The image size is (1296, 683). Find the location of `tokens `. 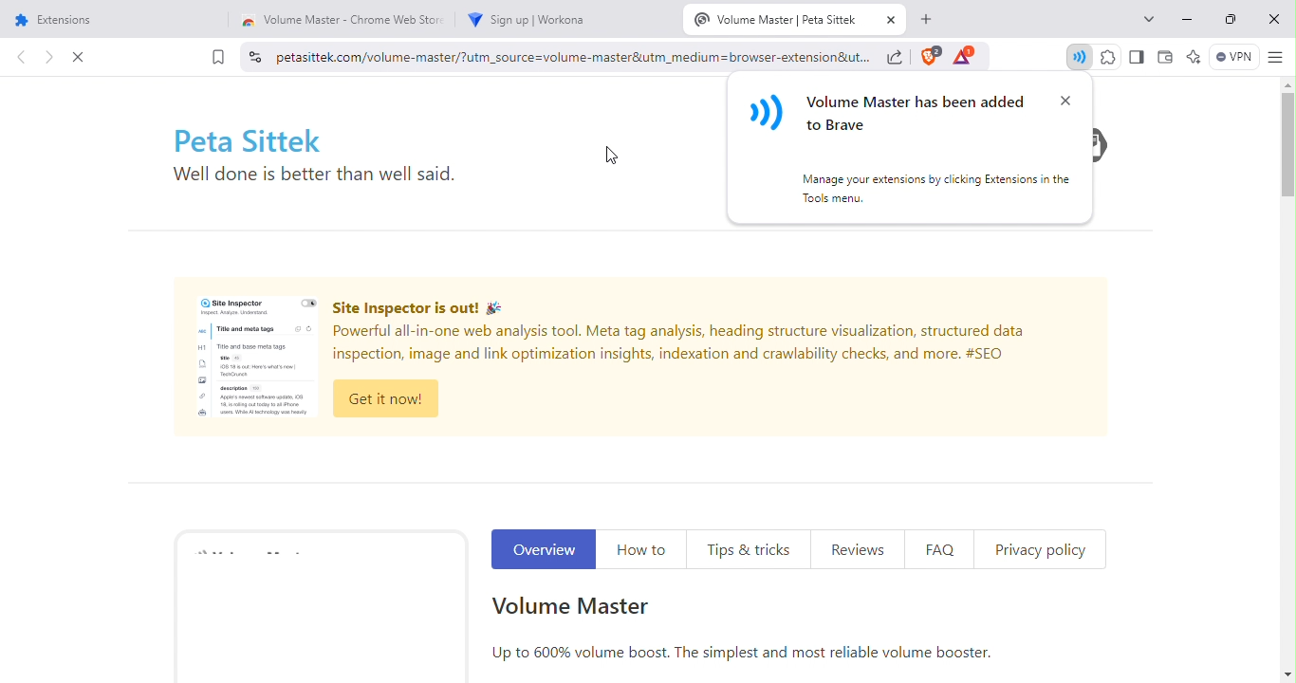

tokens  is located at coordinates (967, 55).